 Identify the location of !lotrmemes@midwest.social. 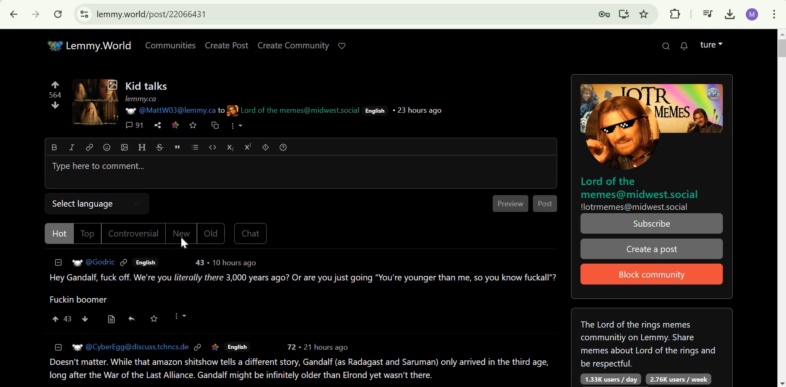
(636, 207).